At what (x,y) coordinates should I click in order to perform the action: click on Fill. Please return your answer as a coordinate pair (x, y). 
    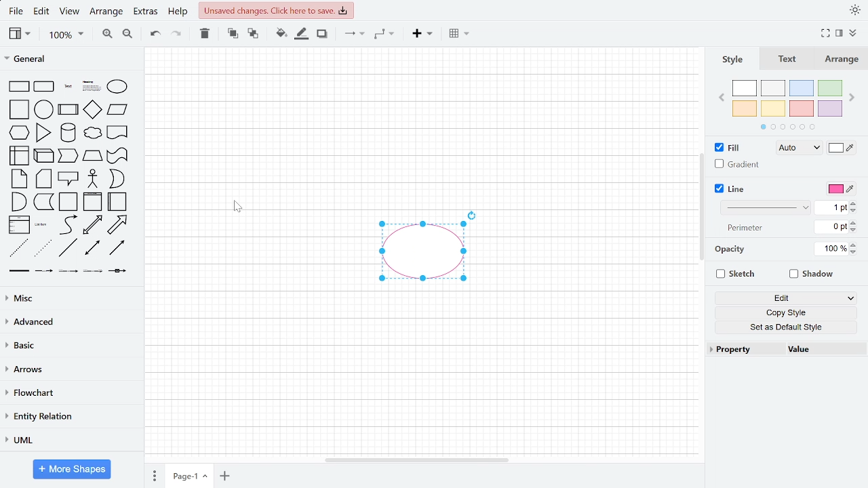
    Looking at the image, I should click on (726, 148).